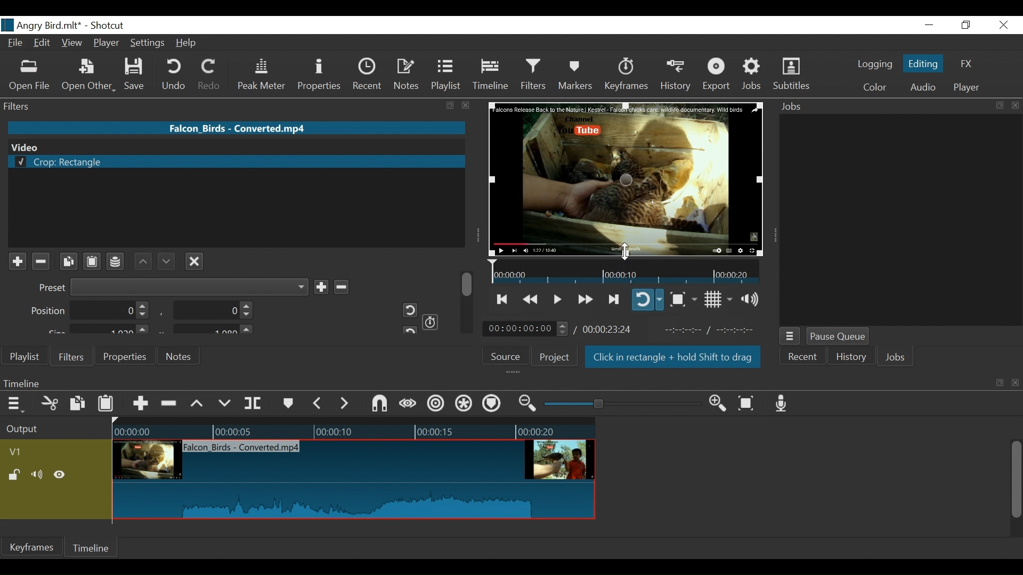 The height and width of the screenshot is (575, 1023). What do you see at coordinates (509, 355) in the screenshot?
I see `Source` at bounding box center [509, 355].